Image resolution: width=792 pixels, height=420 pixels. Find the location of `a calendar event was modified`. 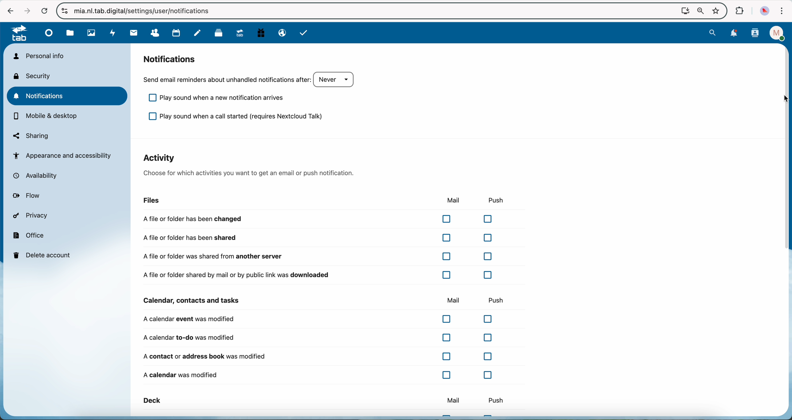

a calendar event was modified is located at coordinates (320, 319).